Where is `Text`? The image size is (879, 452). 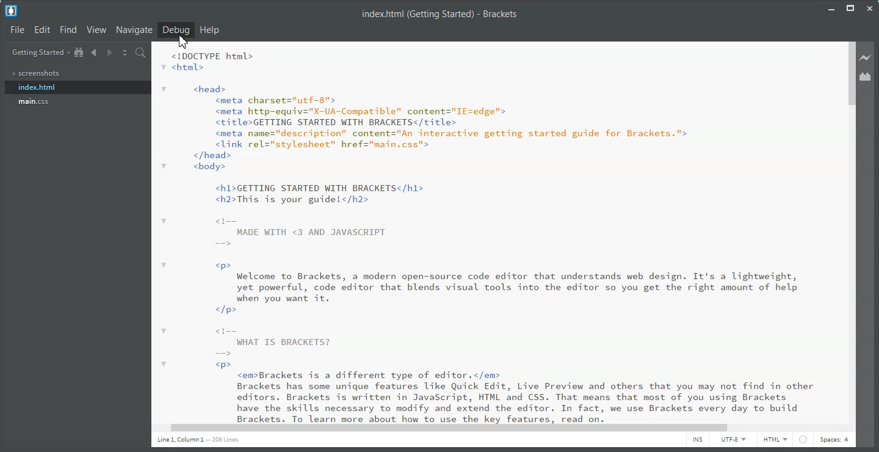 Text is located at coordinates (443, 15).